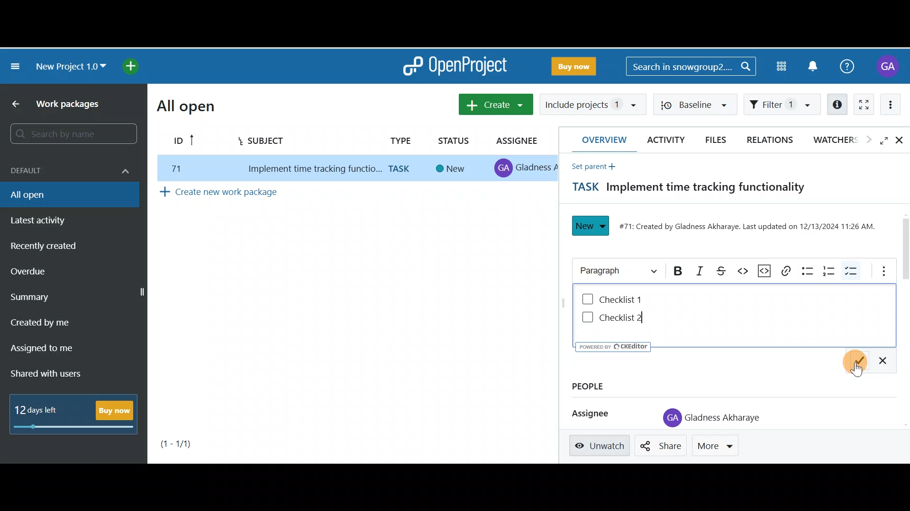 The width and height of the screenshot is (910, 511). Describe the element at coordinates (566, 67) in the screenshot. I see `Buy now` at that location.